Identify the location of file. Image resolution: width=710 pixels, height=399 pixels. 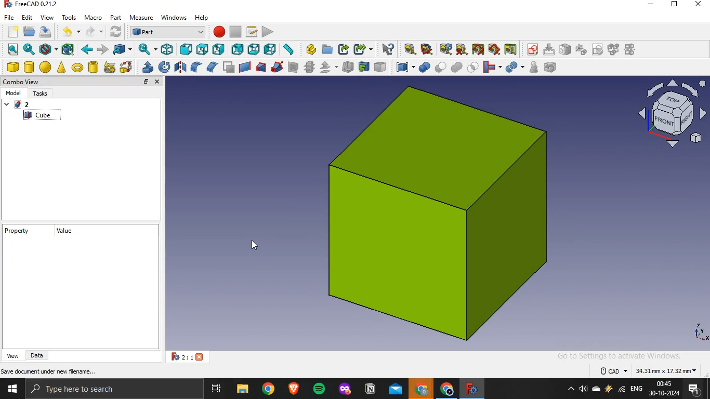
(9, 18).